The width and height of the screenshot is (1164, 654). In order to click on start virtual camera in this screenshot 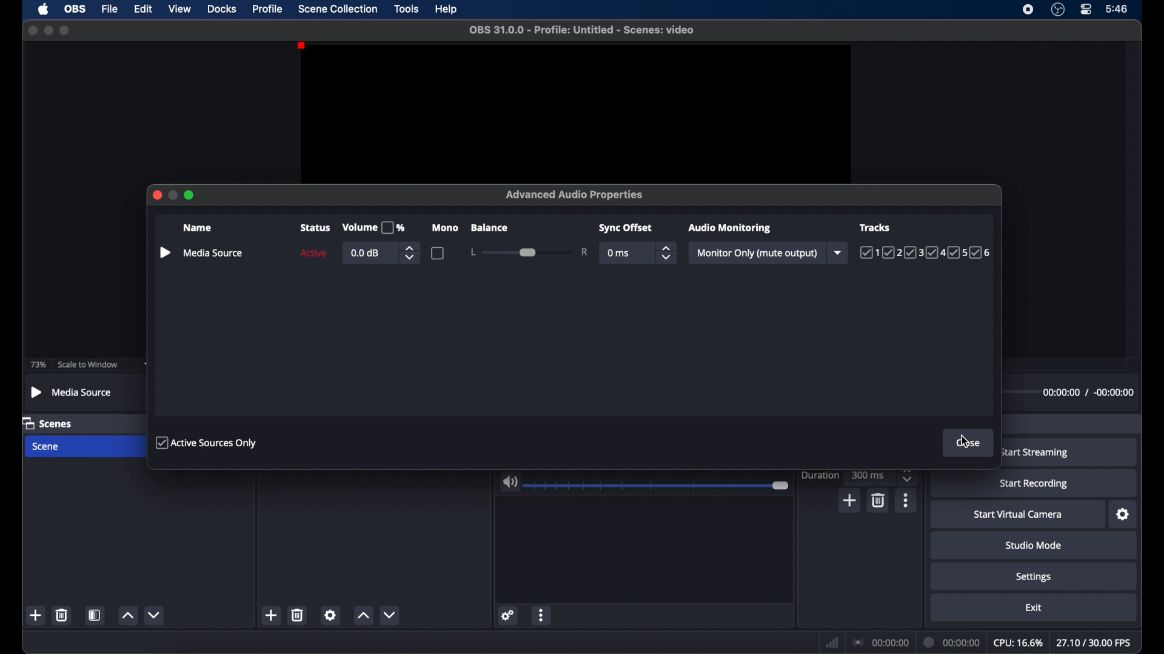, I will do `click(1018, 515)`.